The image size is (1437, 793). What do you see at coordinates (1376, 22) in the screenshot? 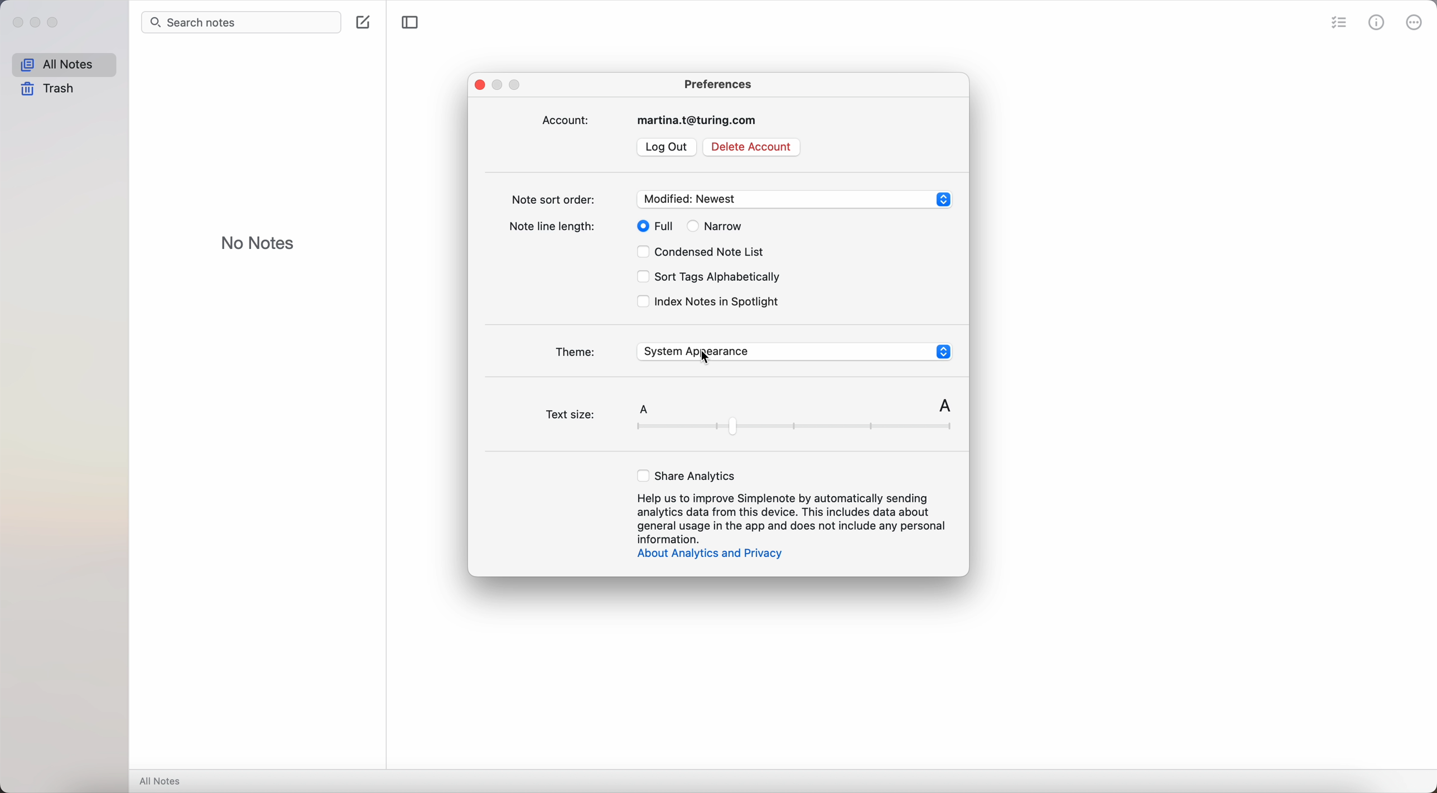
I see `metrics` at bounding box center [1376, 22].